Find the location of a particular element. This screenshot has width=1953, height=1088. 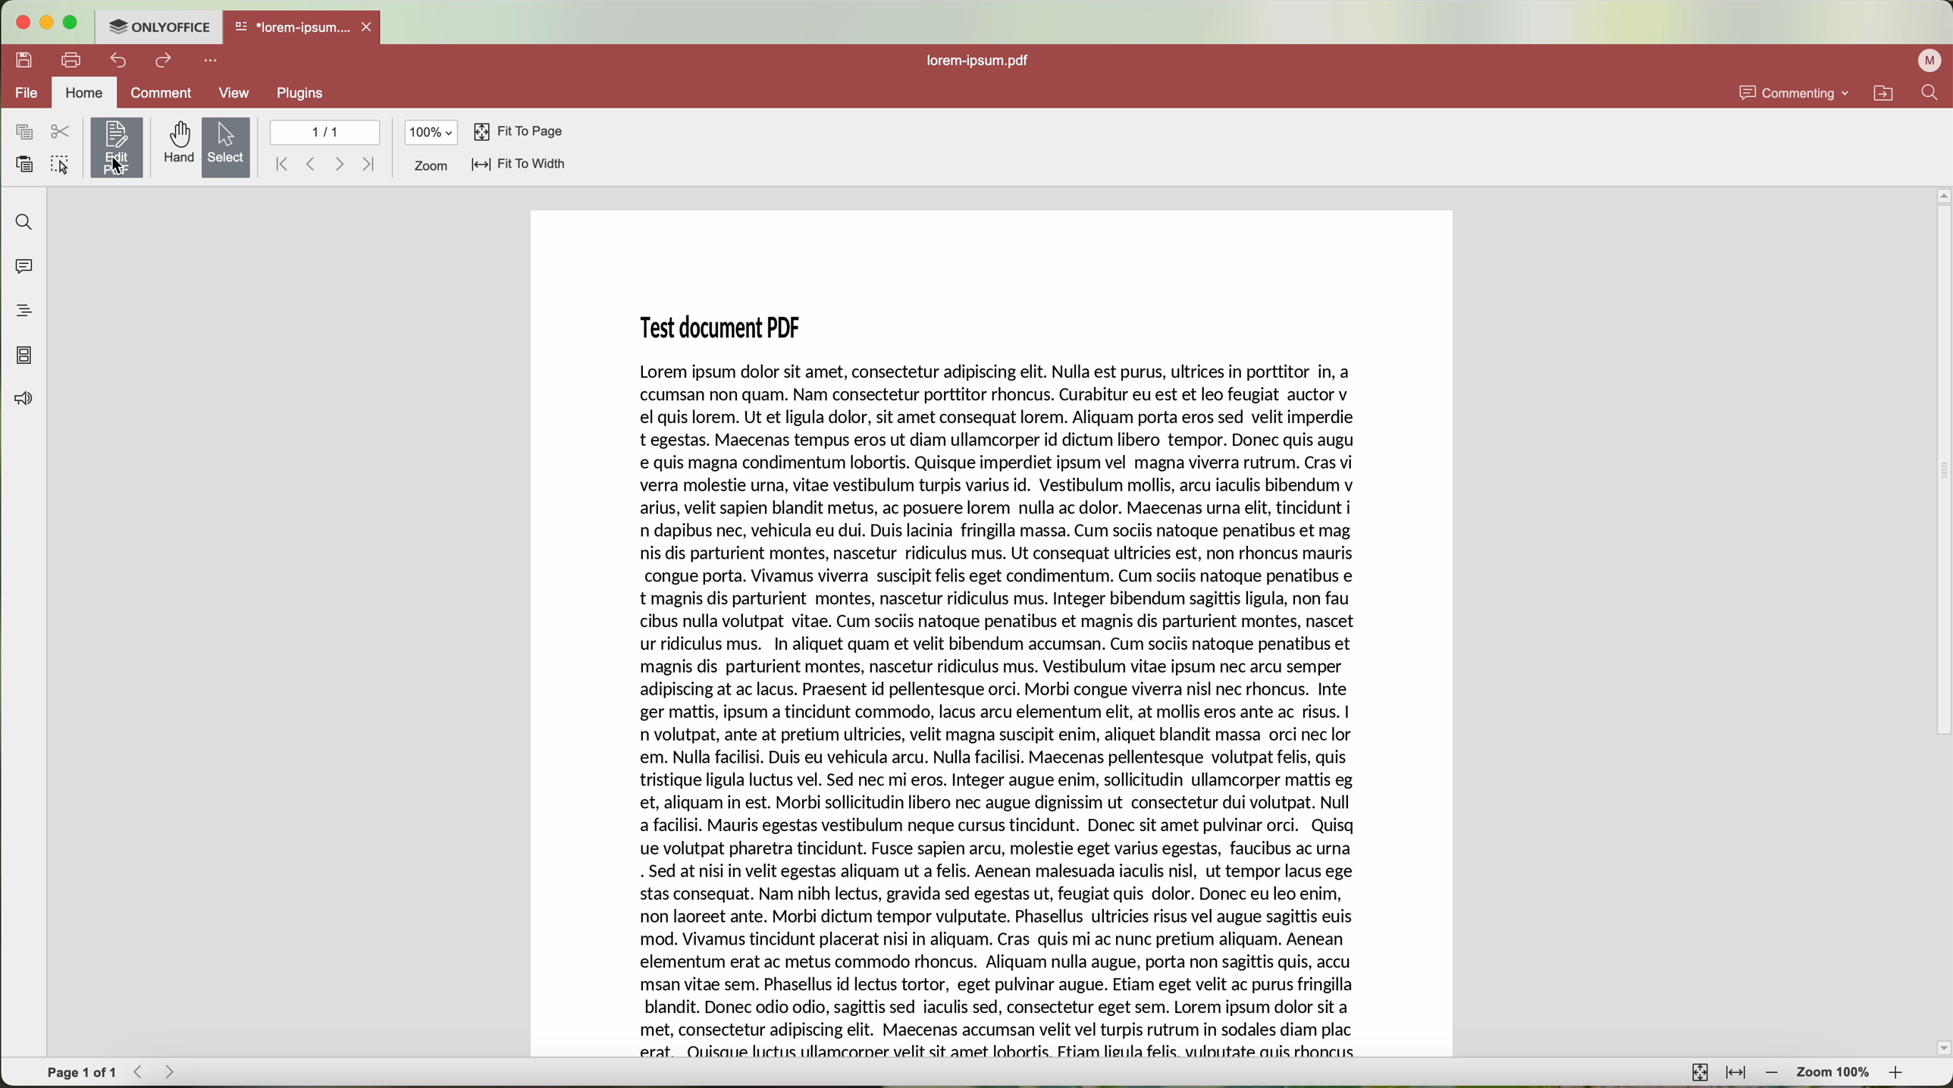

print is located at coordinates (75, 61).